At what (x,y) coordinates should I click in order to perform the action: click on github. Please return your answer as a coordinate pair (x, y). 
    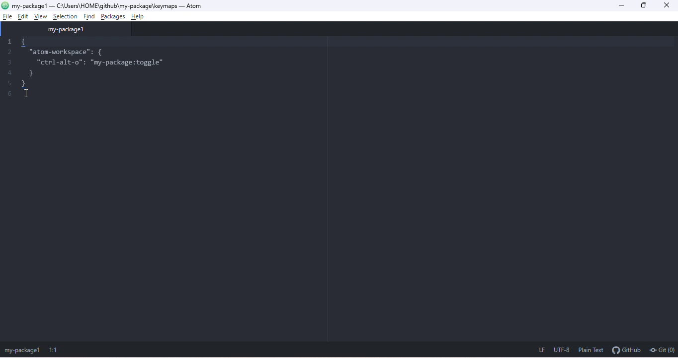
    Looking at the image, I should click on (626, 349).